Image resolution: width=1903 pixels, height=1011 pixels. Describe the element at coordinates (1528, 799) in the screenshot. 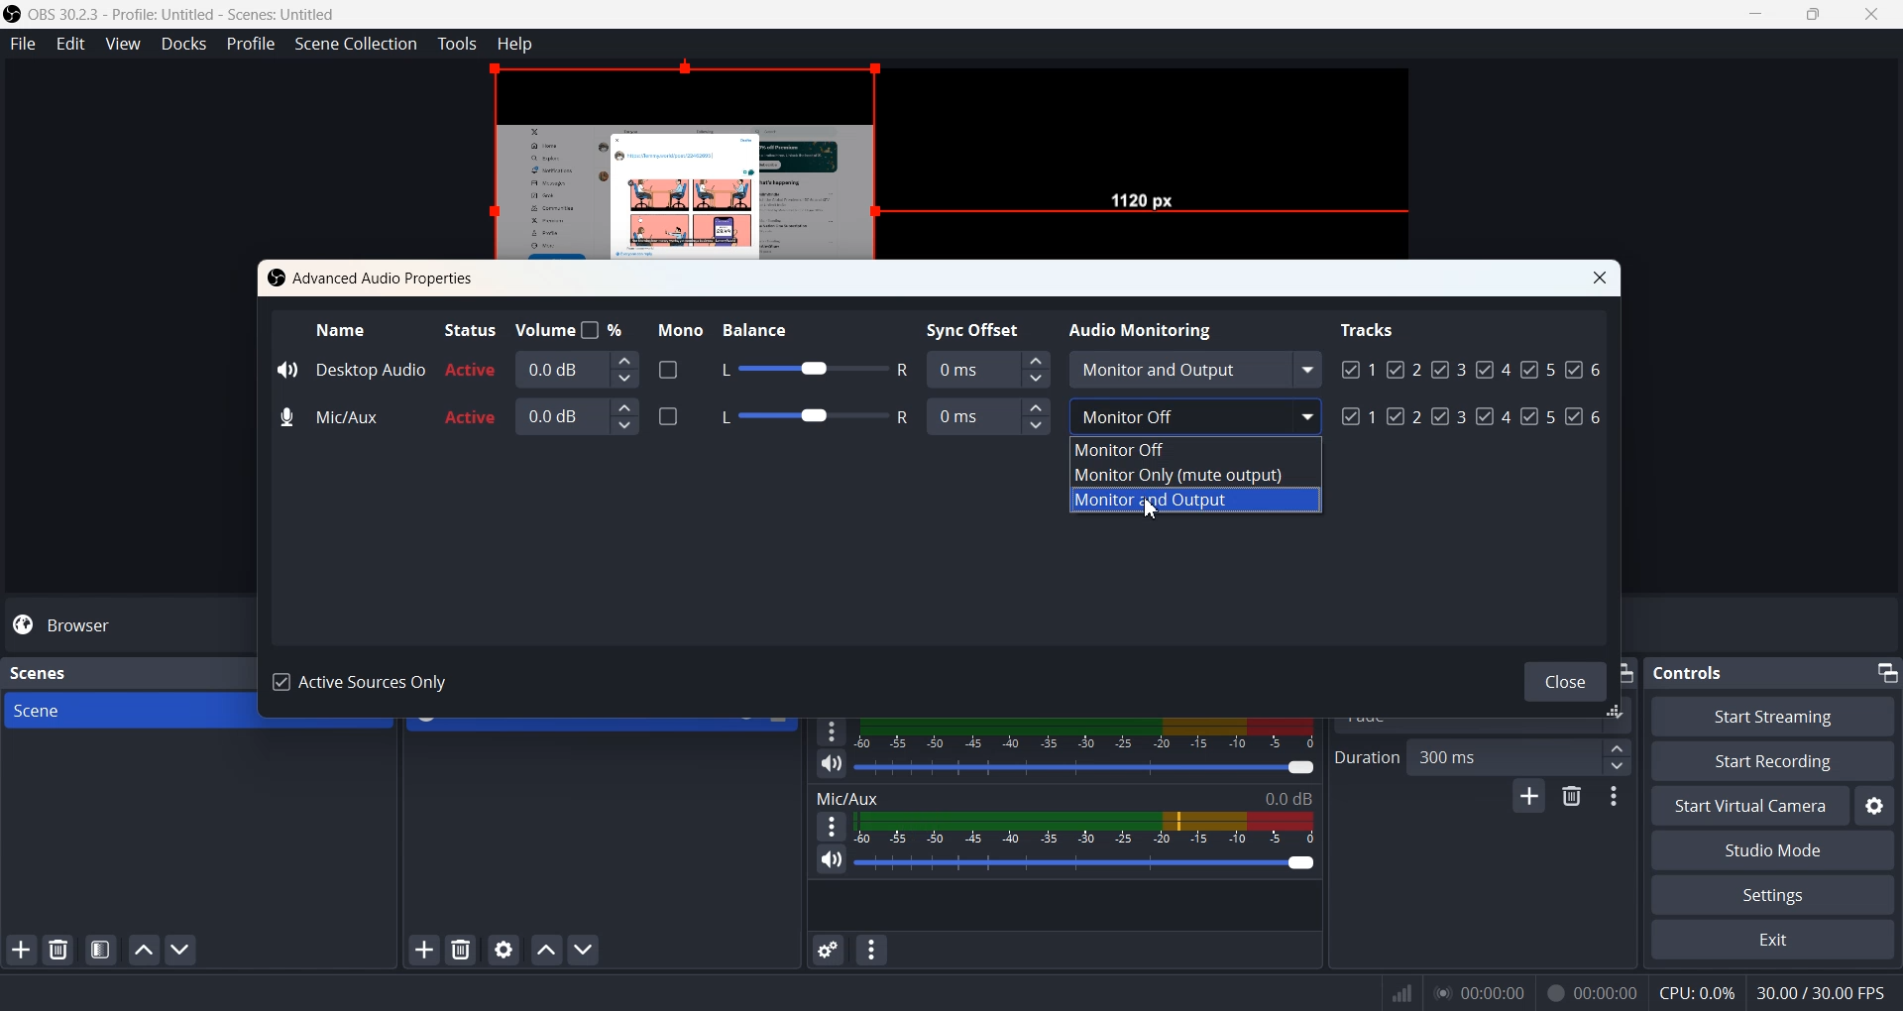

I see `Add configurable transistion` at that location.